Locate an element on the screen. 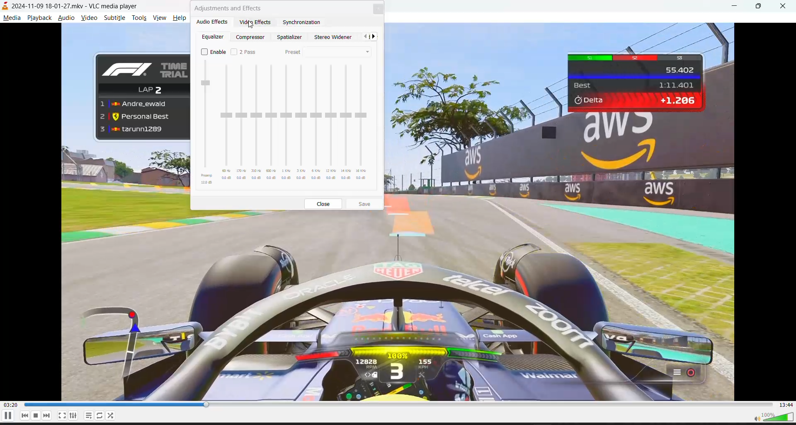 This screenshot has height=425, width=796. slider is located at coordinates (271, 121).